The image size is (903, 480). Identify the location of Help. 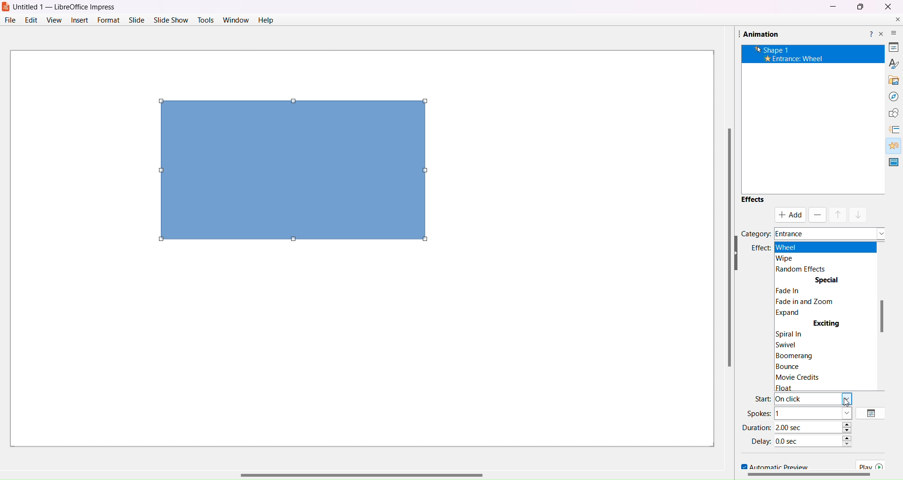
(265, 21).